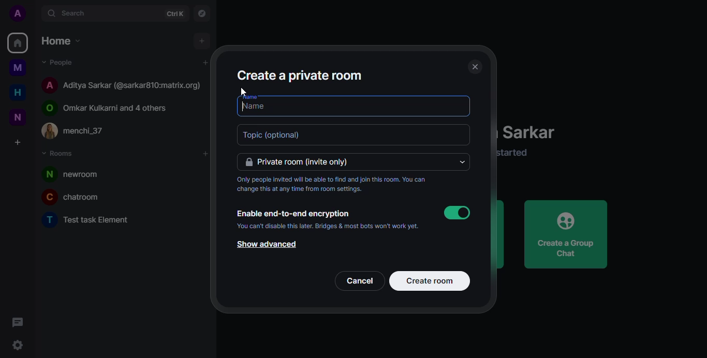  What do you see at coordinates (19, 92) in the screenshot?
I see `home` at bounding box center [19, 92].